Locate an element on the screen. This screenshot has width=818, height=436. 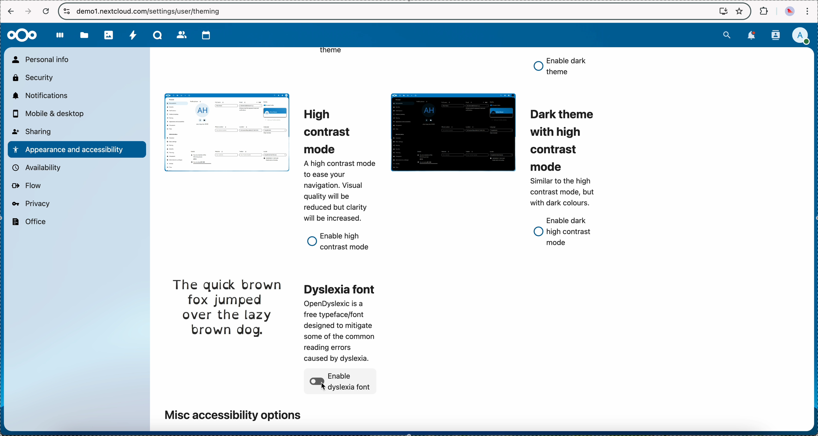
notifications is located at coordinates (750, 36).